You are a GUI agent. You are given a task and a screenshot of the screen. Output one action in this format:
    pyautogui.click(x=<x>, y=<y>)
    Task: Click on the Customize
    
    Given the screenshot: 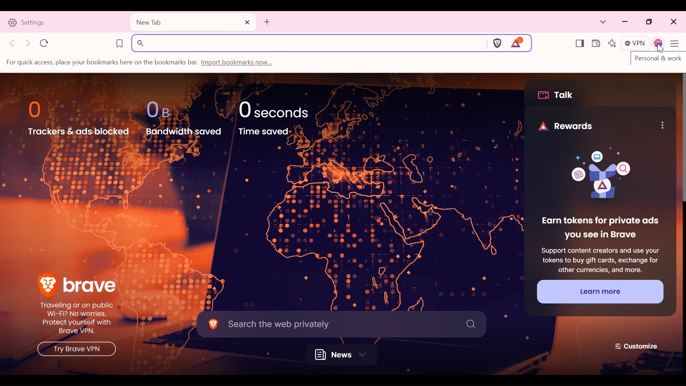 What is the action you would take?
    pyautogui.click(x=637, y=345)
    